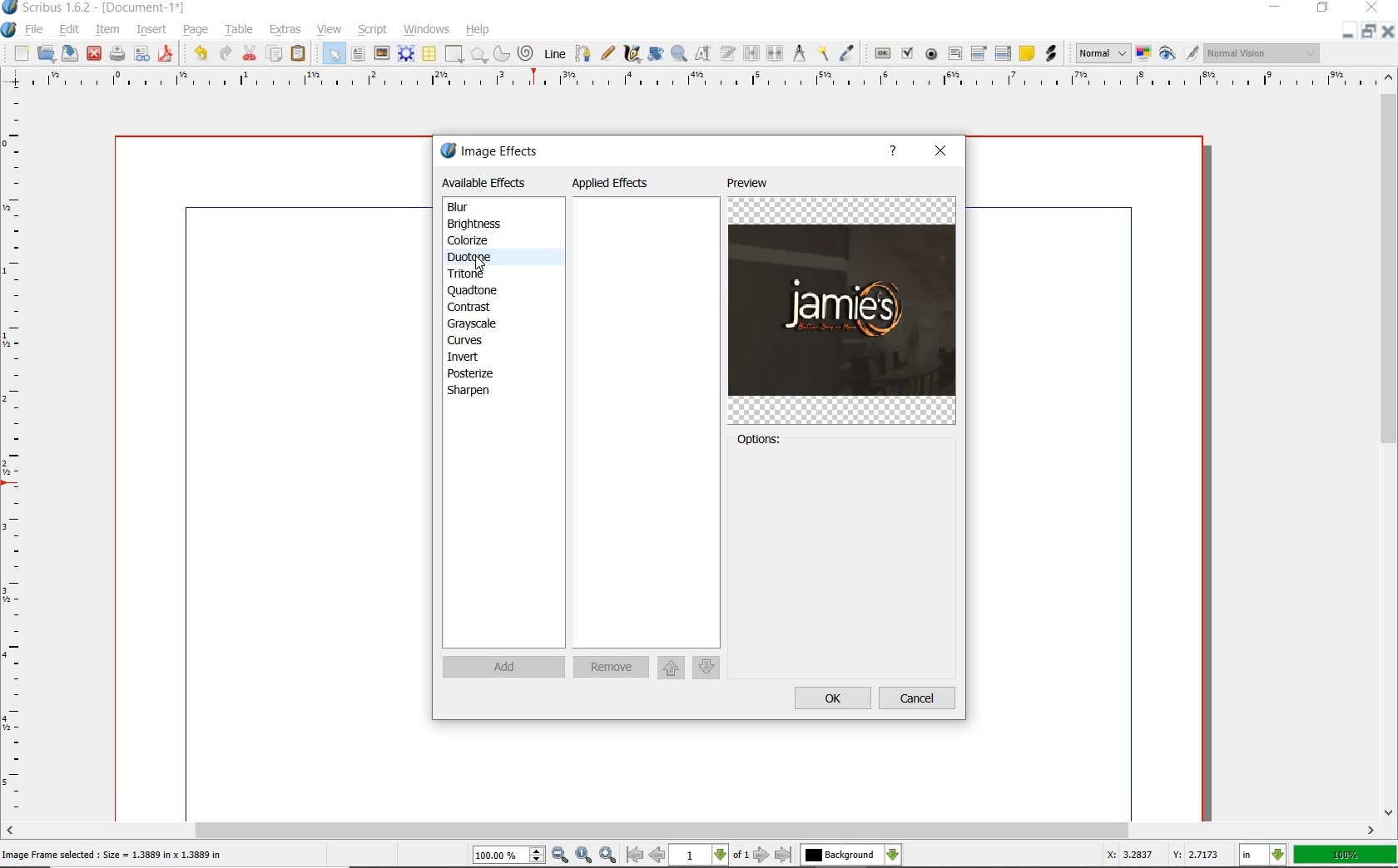 This screenshot has height=868, width=1398. I want to click on close, so click(96, 52).